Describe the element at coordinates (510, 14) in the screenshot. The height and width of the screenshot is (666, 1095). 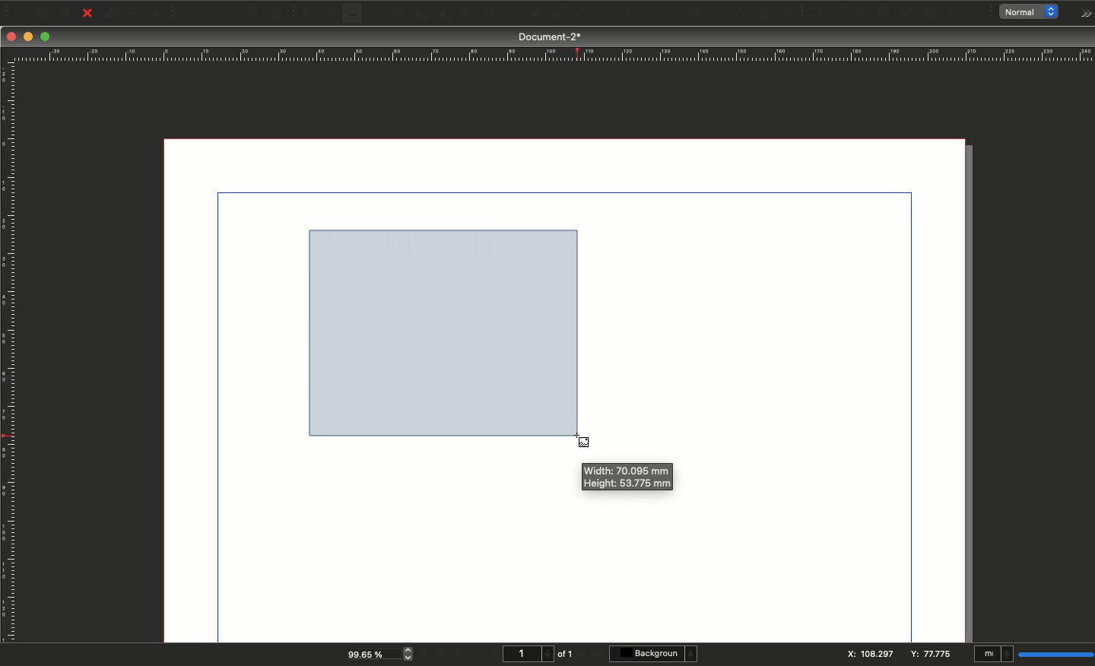
I see `Line` at that location.